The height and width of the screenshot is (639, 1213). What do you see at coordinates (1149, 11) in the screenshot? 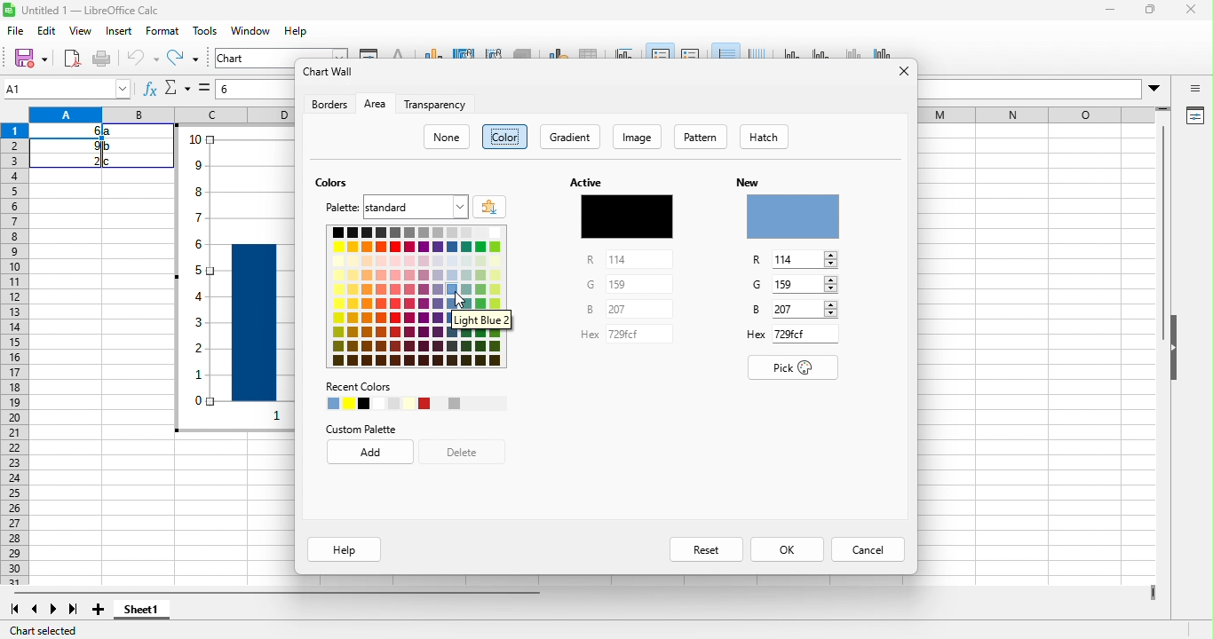
I see `maximize` at bounding box center [1149, 11].